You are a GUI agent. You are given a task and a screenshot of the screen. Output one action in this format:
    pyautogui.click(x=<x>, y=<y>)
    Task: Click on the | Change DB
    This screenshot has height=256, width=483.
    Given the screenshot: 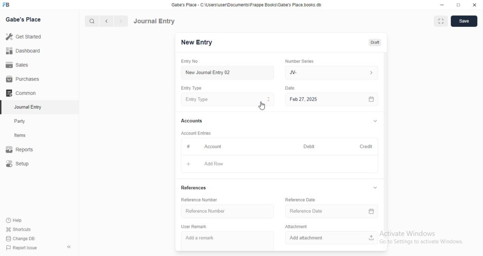 What is the action you would take?
    pyautogui.click(x=21, y=238)
    